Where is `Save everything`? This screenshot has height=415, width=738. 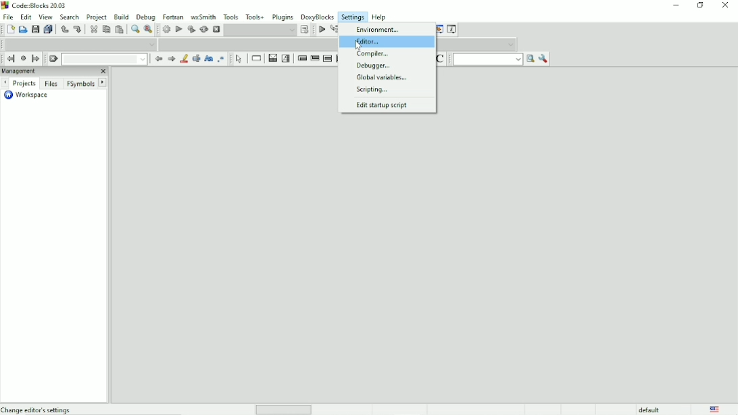
Save everything is located at coordinates (47, 29).